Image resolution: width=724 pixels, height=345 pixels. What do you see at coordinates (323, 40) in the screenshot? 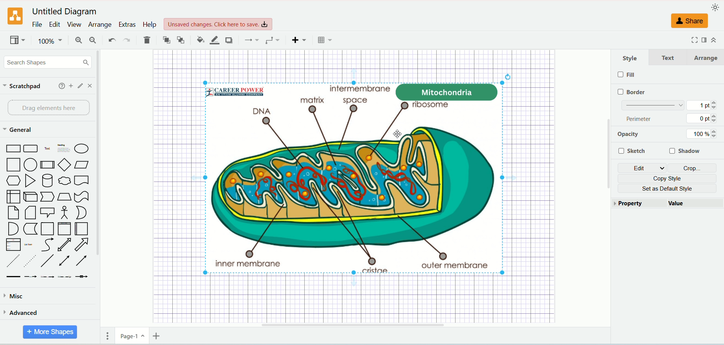
I see `Table` at bounding box center [323, 40].